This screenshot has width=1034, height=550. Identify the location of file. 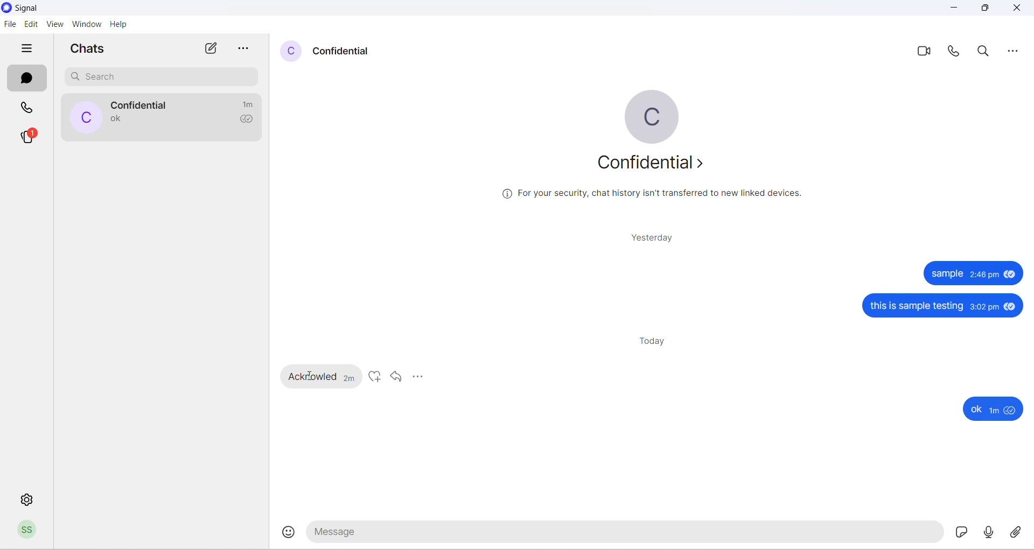
(9, 23).